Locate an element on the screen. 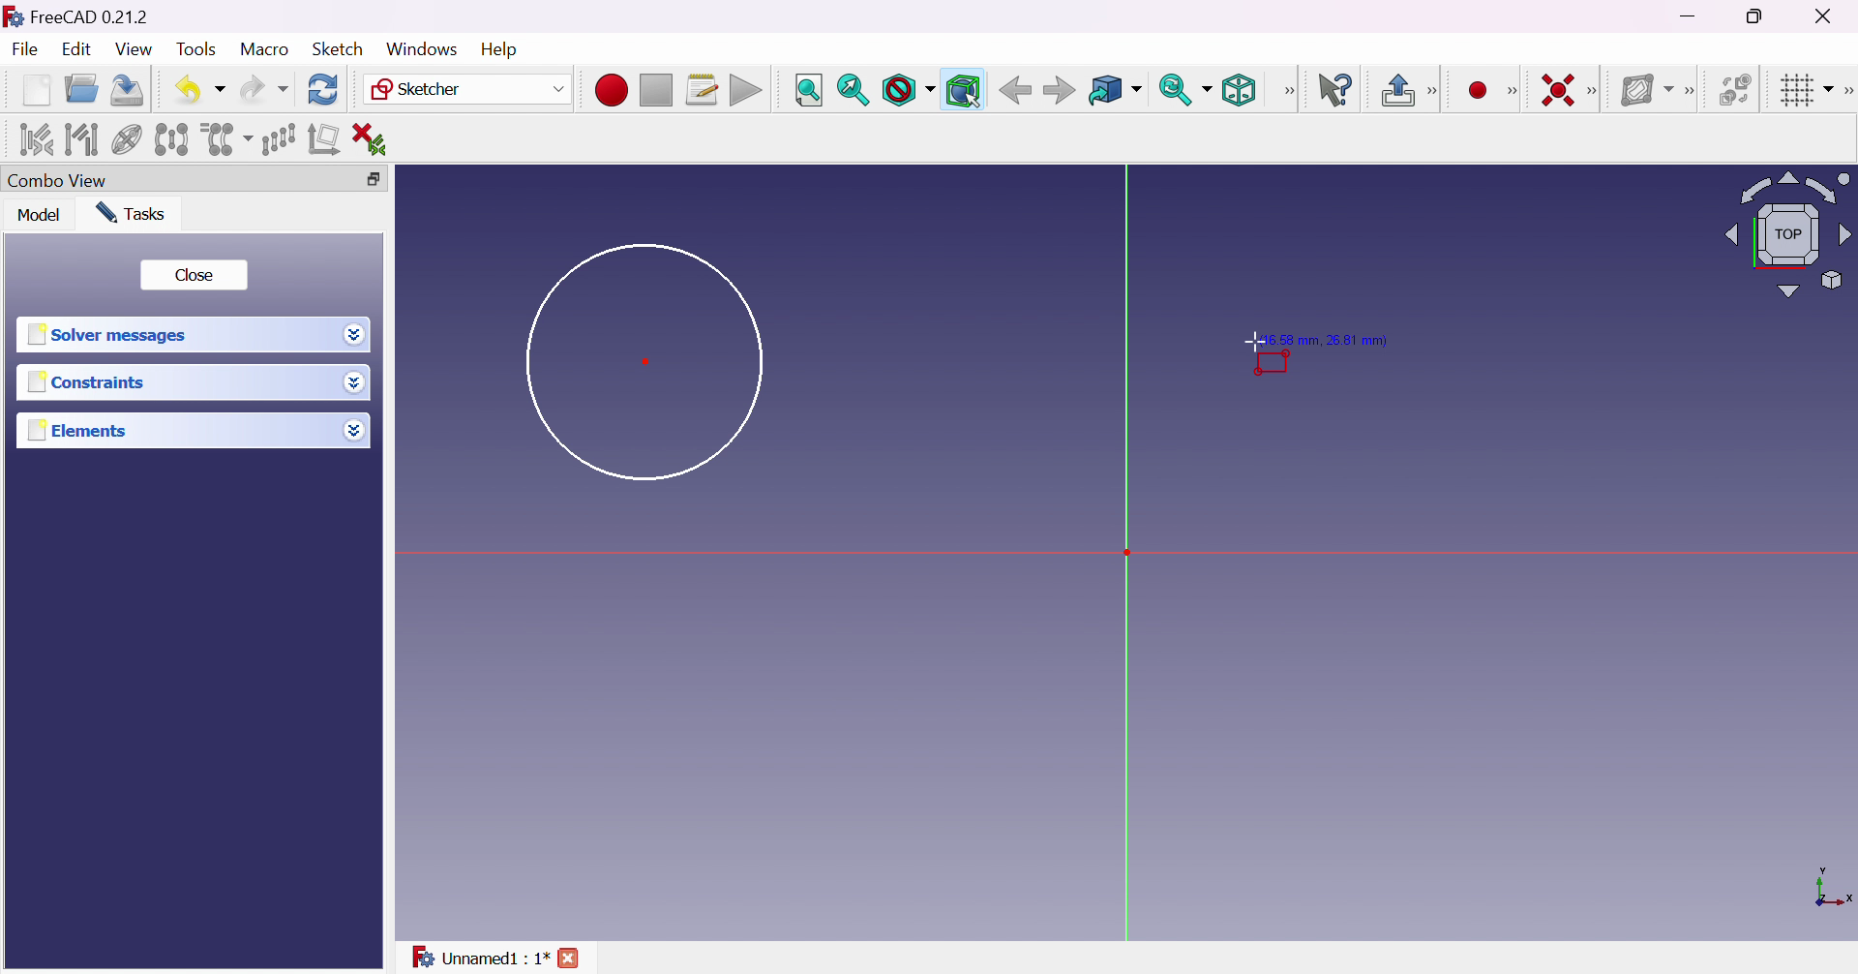  [Sketcher constraints] is located at coordinates (1597, 92).